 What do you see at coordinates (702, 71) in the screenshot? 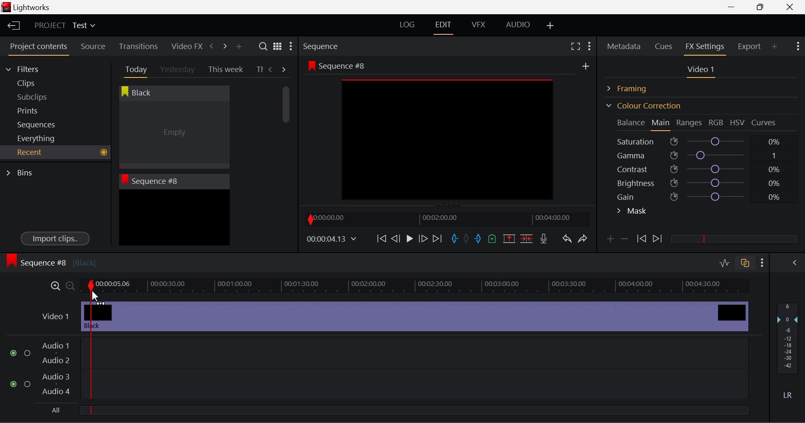
I see `Video 1 Settings` at bounding box center [702, 71].